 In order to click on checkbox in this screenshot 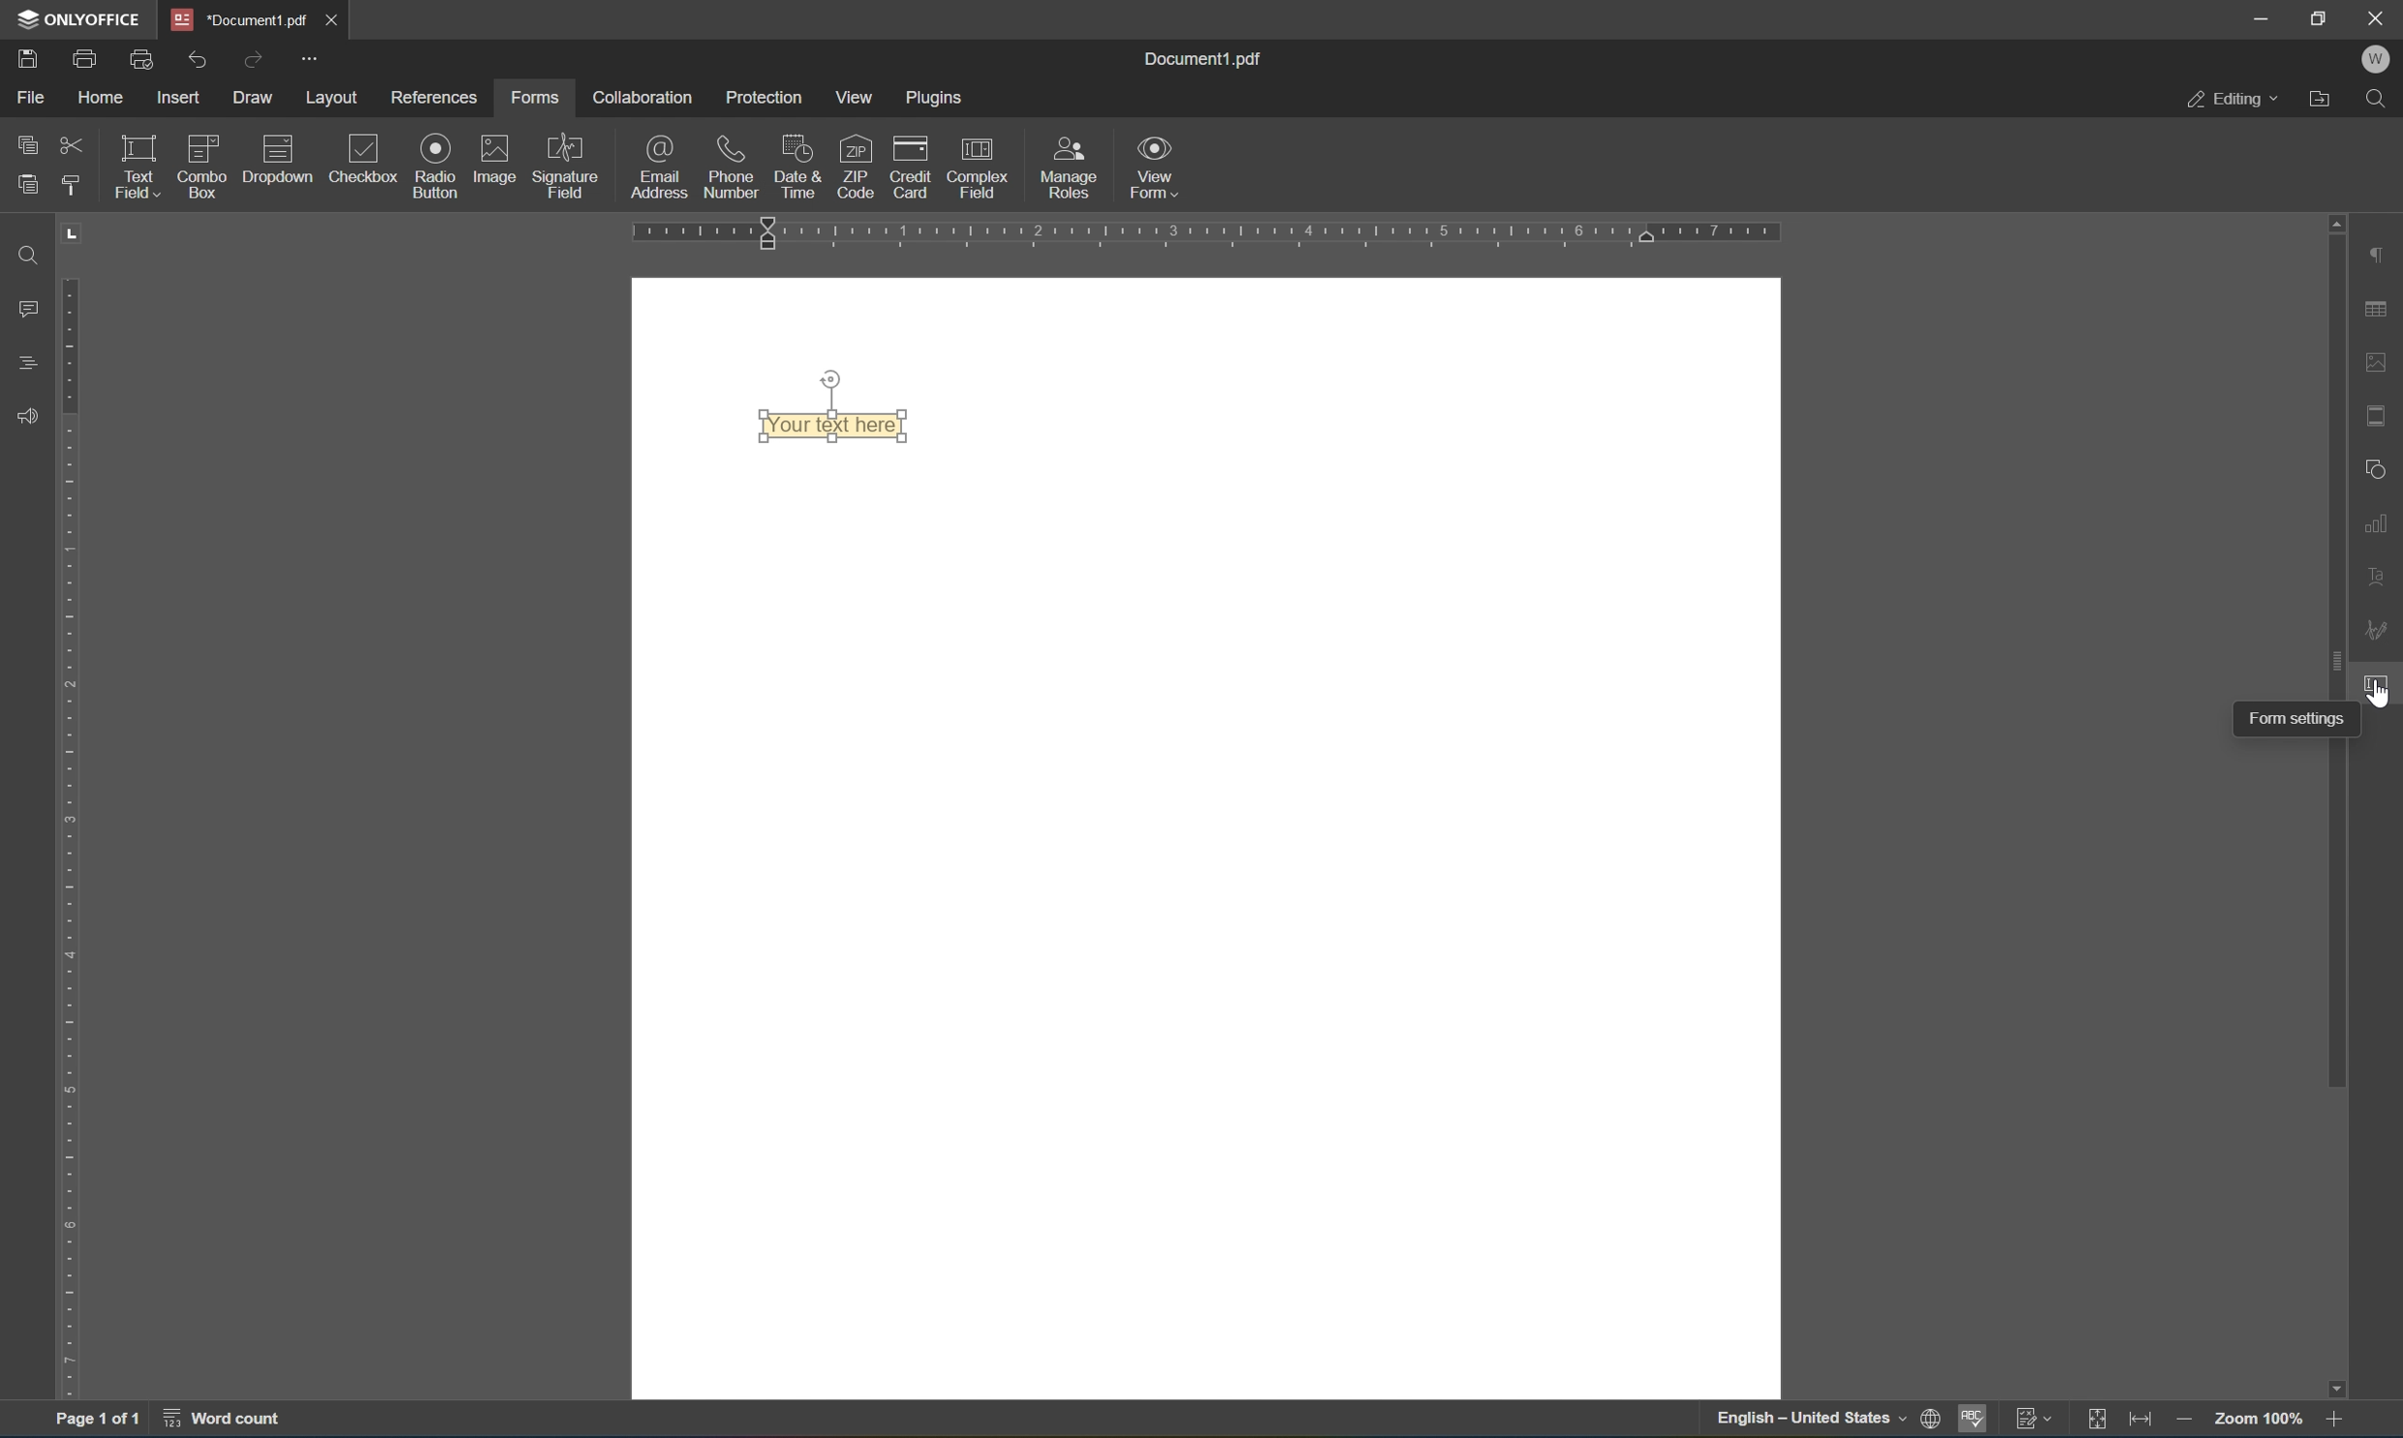, I will do `click(367, 156)`.